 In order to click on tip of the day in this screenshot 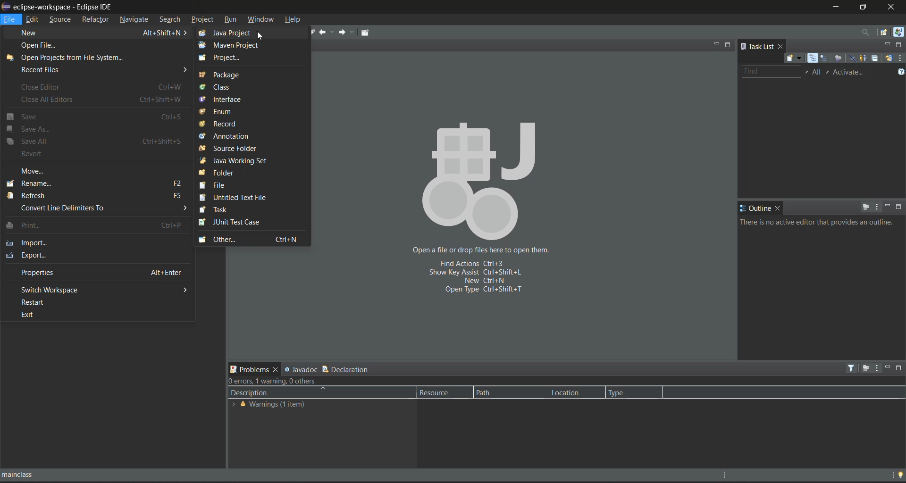, I will do `click(900, 474)`.